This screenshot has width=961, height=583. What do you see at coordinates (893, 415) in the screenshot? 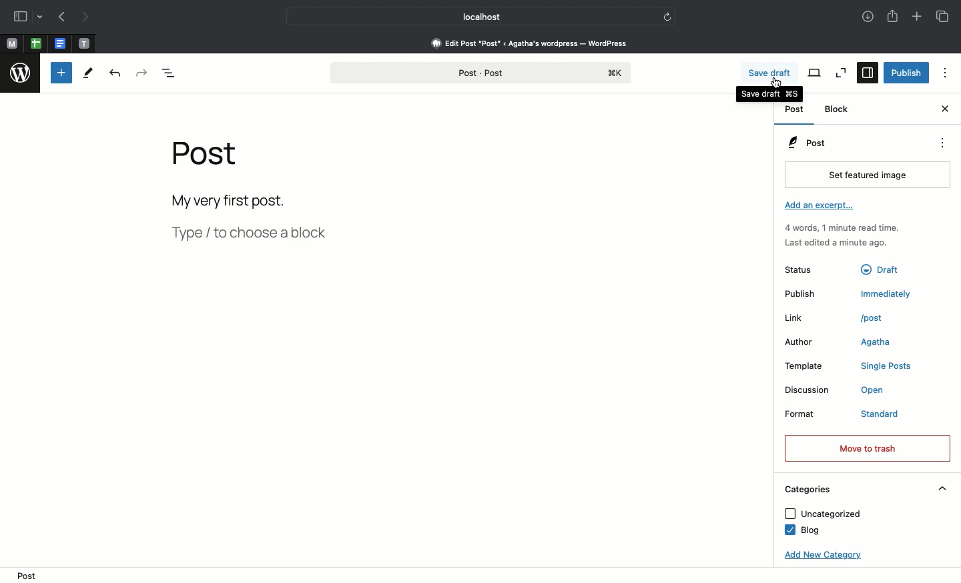
I see `Standard` at bounding box center [893, 415].